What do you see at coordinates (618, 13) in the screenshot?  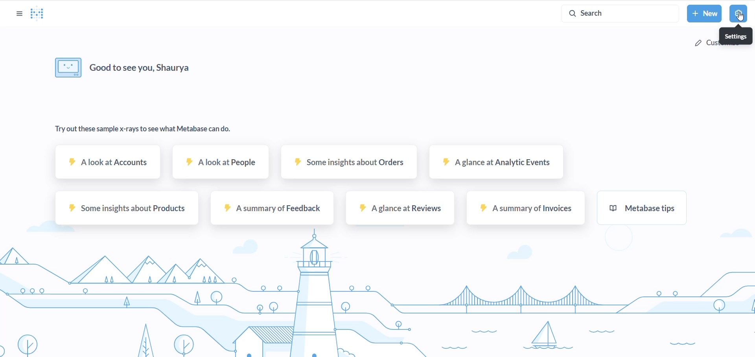 I see `search button` at bounding box center [618, 13].